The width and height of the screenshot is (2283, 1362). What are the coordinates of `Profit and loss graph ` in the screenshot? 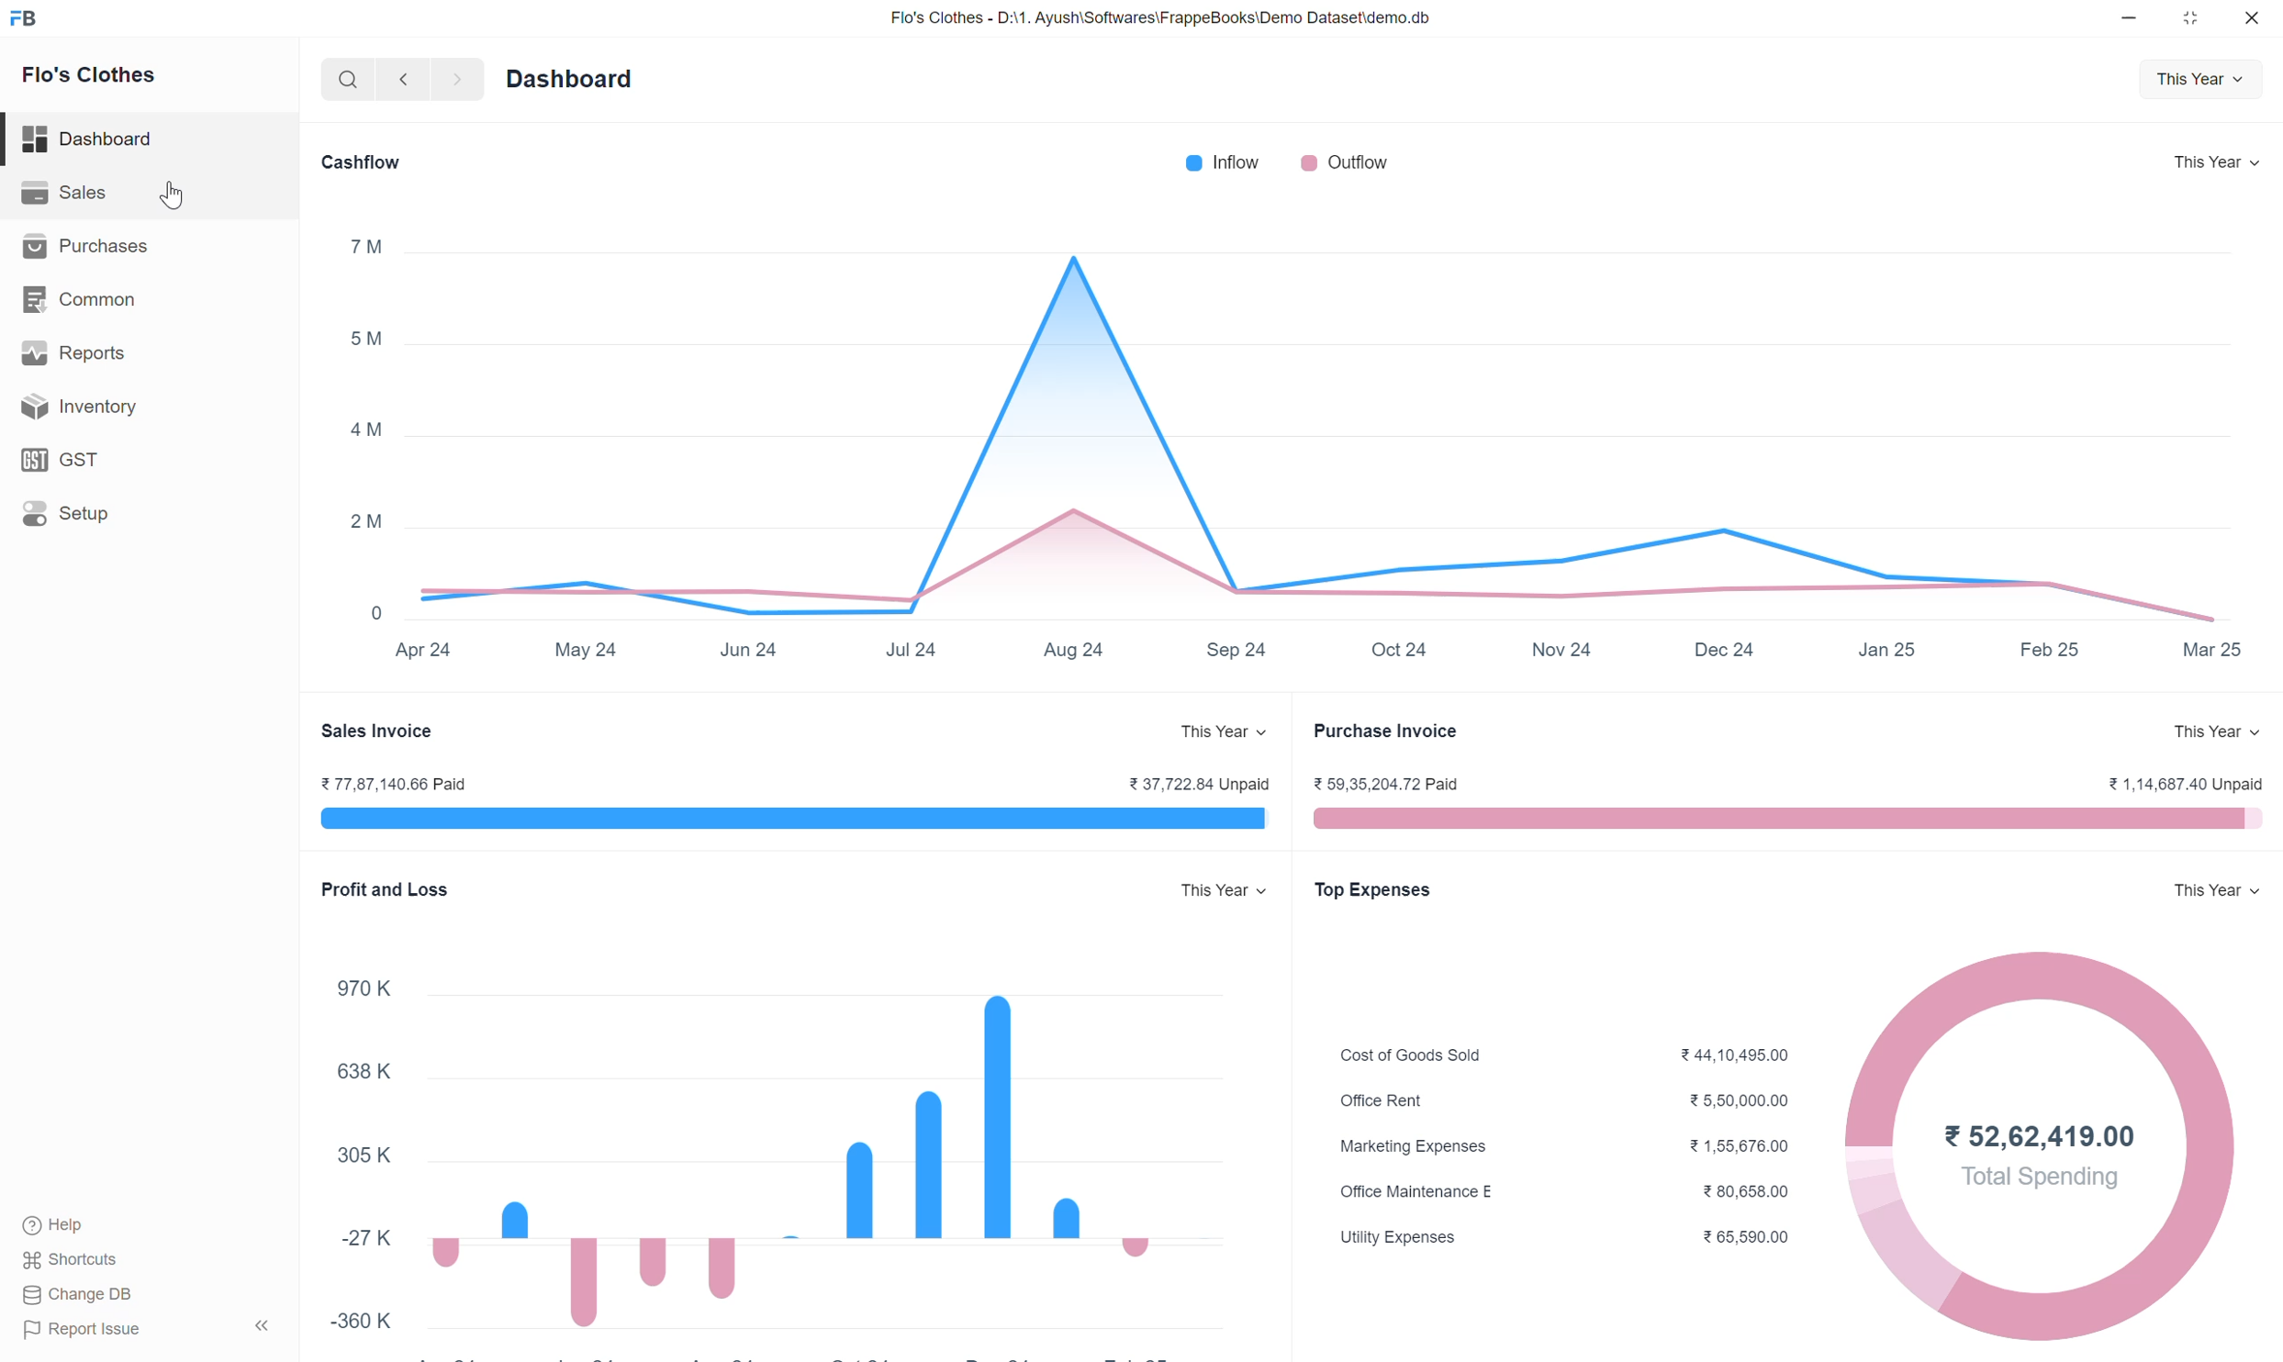 It's located at (781, 1139).